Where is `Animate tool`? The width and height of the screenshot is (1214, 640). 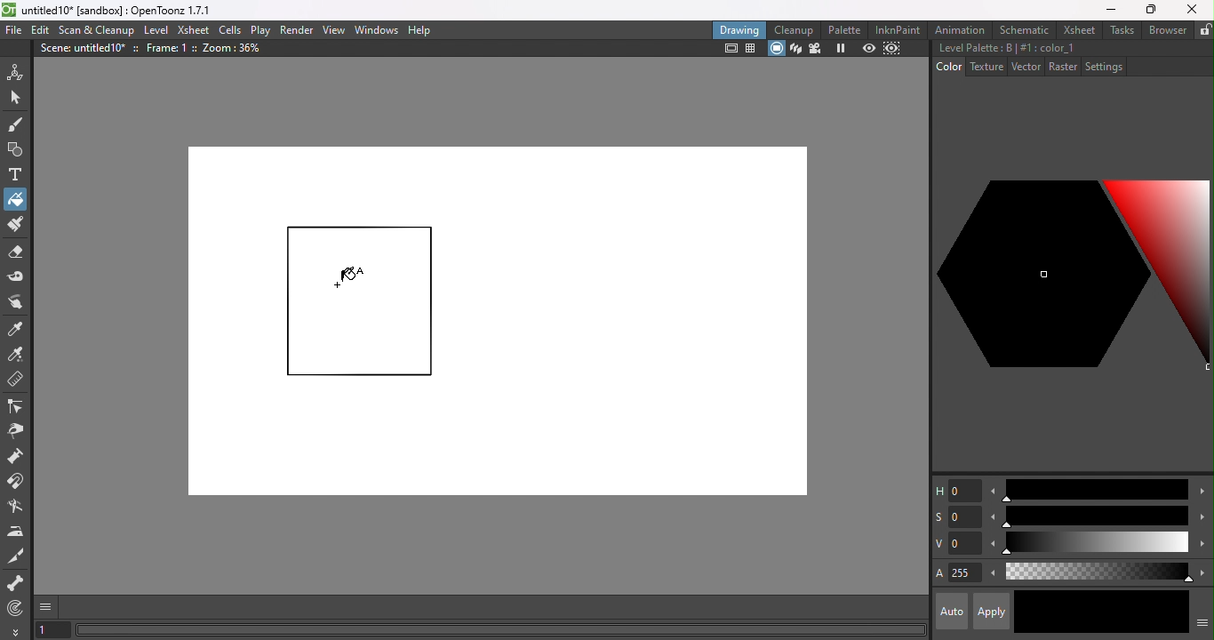 Animate tool is located at coordinates (18, 71).